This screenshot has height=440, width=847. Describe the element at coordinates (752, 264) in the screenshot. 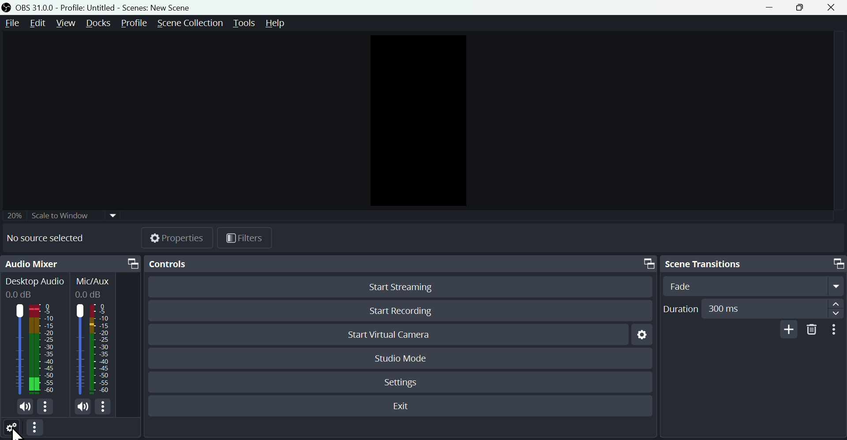

I see `Scene transitions` at that location.